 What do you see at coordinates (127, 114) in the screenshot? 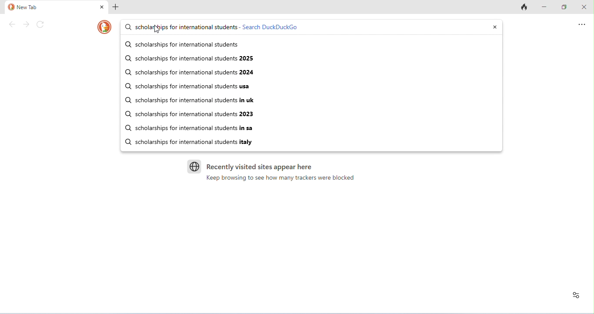
I see `search icon` at bounding box center [127, 114].